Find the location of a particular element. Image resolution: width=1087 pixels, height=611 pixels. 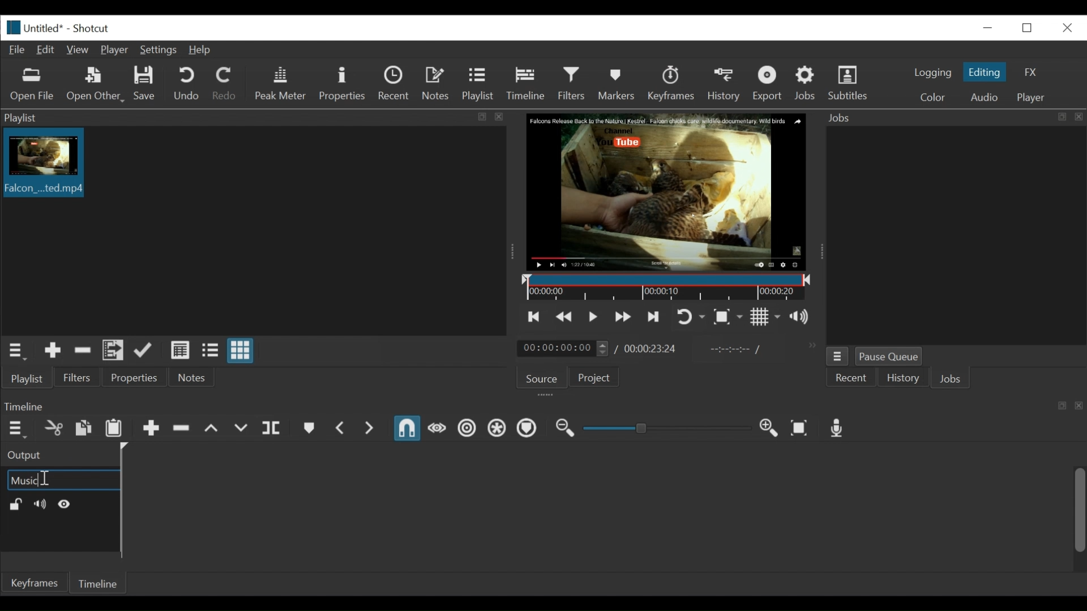

Editing is located at coordinates (983, 72).